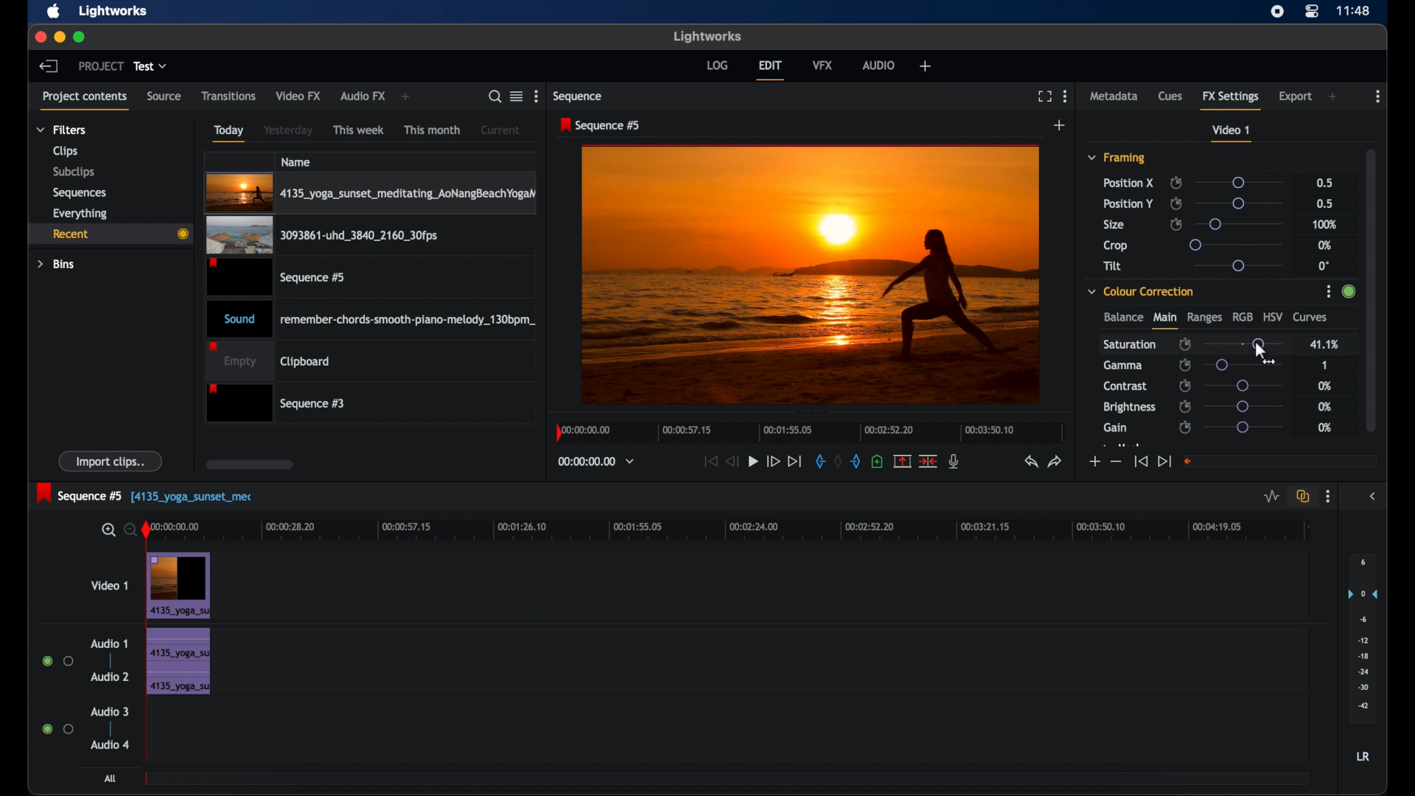 The width and height of the screenshot is (1415, 796). I want to click on minimize, so click(57, 37).